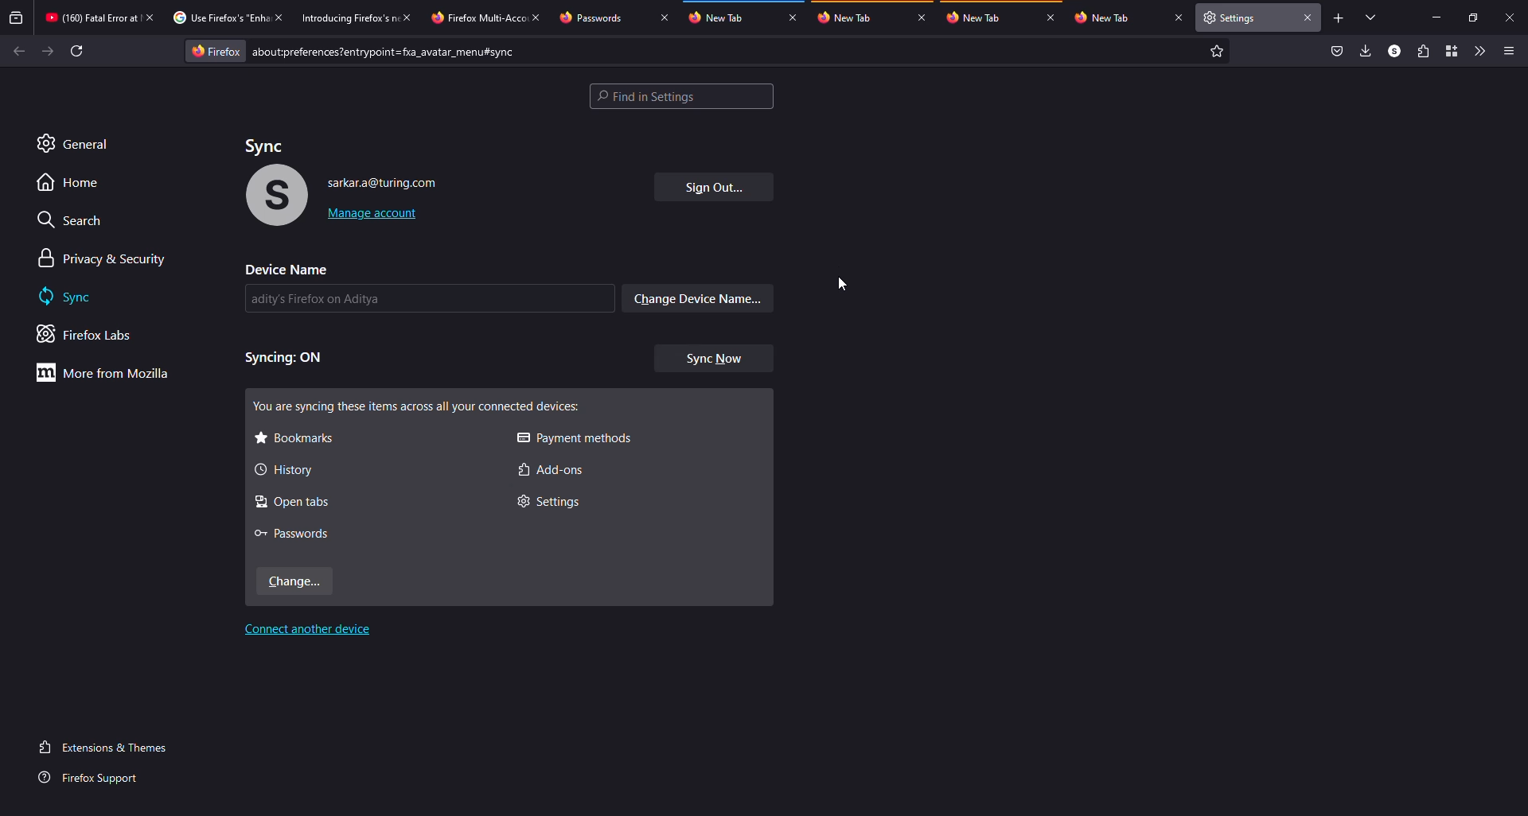 This screenshot has height=816, width=1528. Describe the element at coordinates (1479, 49) in the screenshot. I see `more tools` at that location.